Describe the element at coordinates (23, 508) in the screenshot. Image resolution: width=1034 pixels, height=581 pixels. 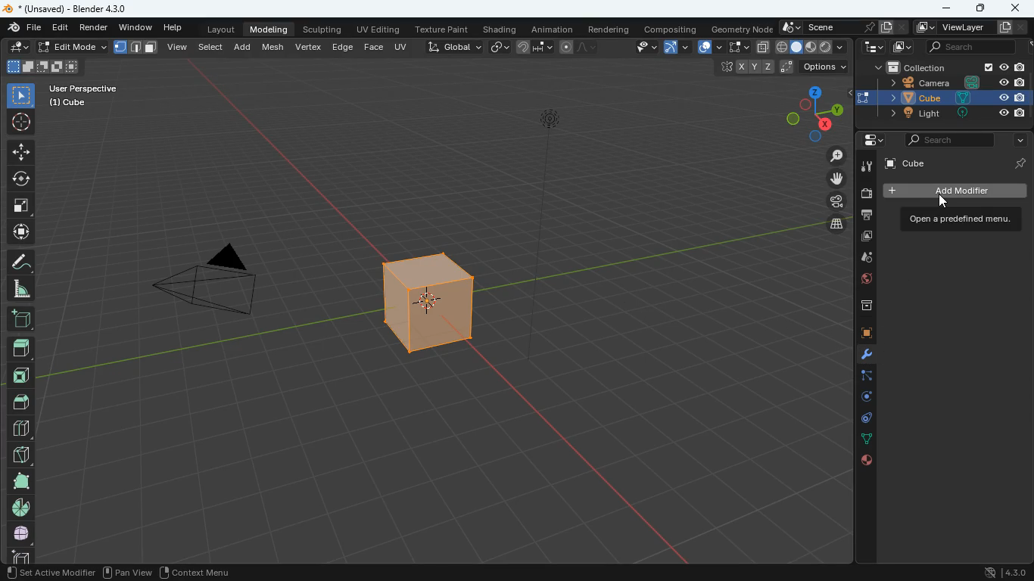
I see `pie` at that location.